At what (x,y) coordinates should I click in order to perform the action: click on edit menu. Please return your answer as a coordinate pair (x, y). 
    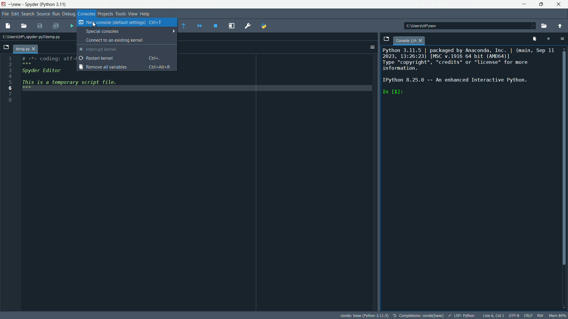
    Looking at the image, I should click on (15, 14).